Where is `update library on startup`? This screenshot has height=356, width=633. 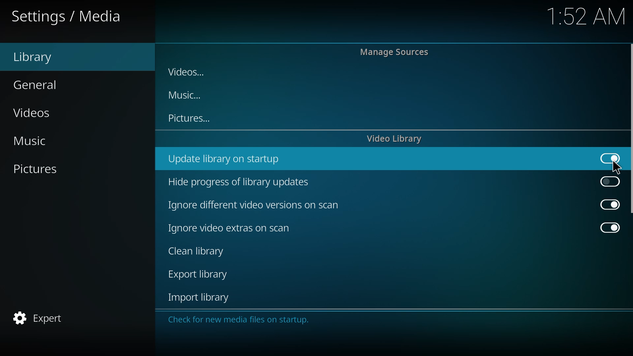
update library on startup is located at coordinates (227, 159).